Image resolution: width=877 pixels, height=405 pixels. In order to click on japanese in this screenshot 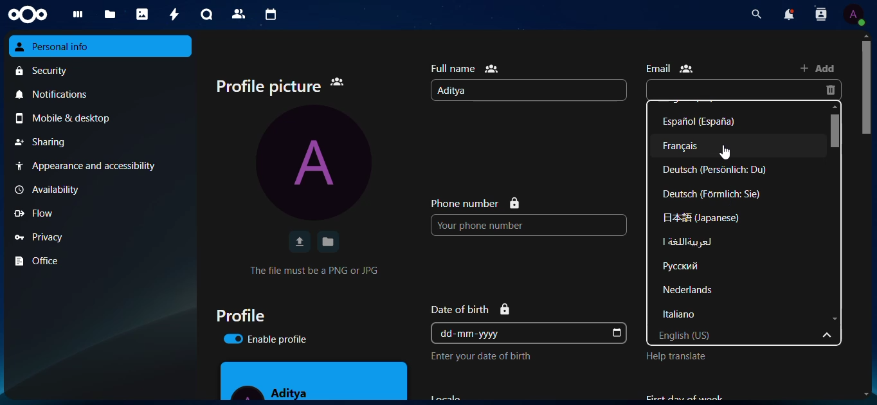, I will do `click(700, 217)`.